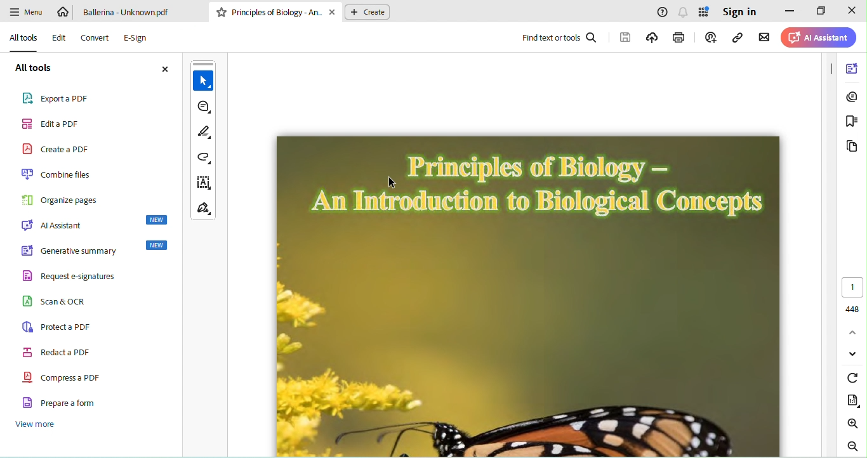  I want to click on select text, so click(202, 77).